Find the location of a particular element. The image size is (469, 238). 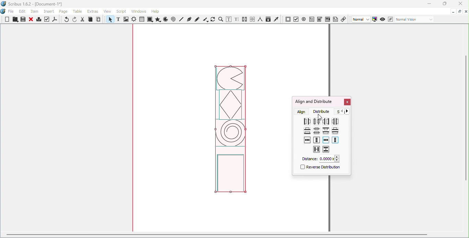

Make vertical gaps between items equal to the value specified is located at coordinates (326, 150).